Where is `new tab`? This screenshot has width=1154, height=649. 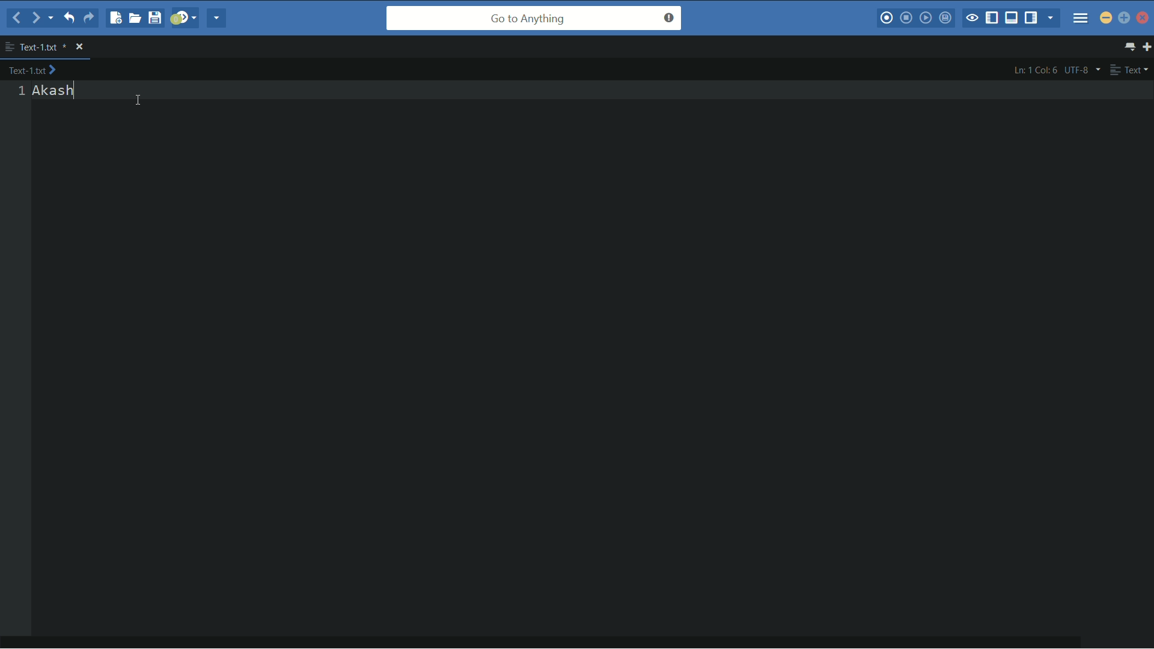 new tab is located at coordinates (1147, 46).